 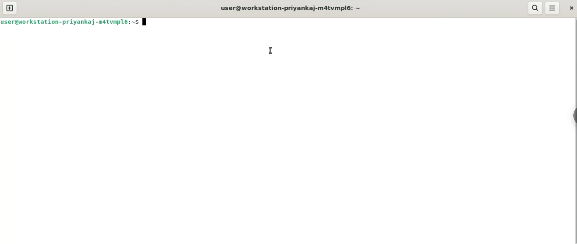 I want to click on cursor, so click(x=271, y=50).